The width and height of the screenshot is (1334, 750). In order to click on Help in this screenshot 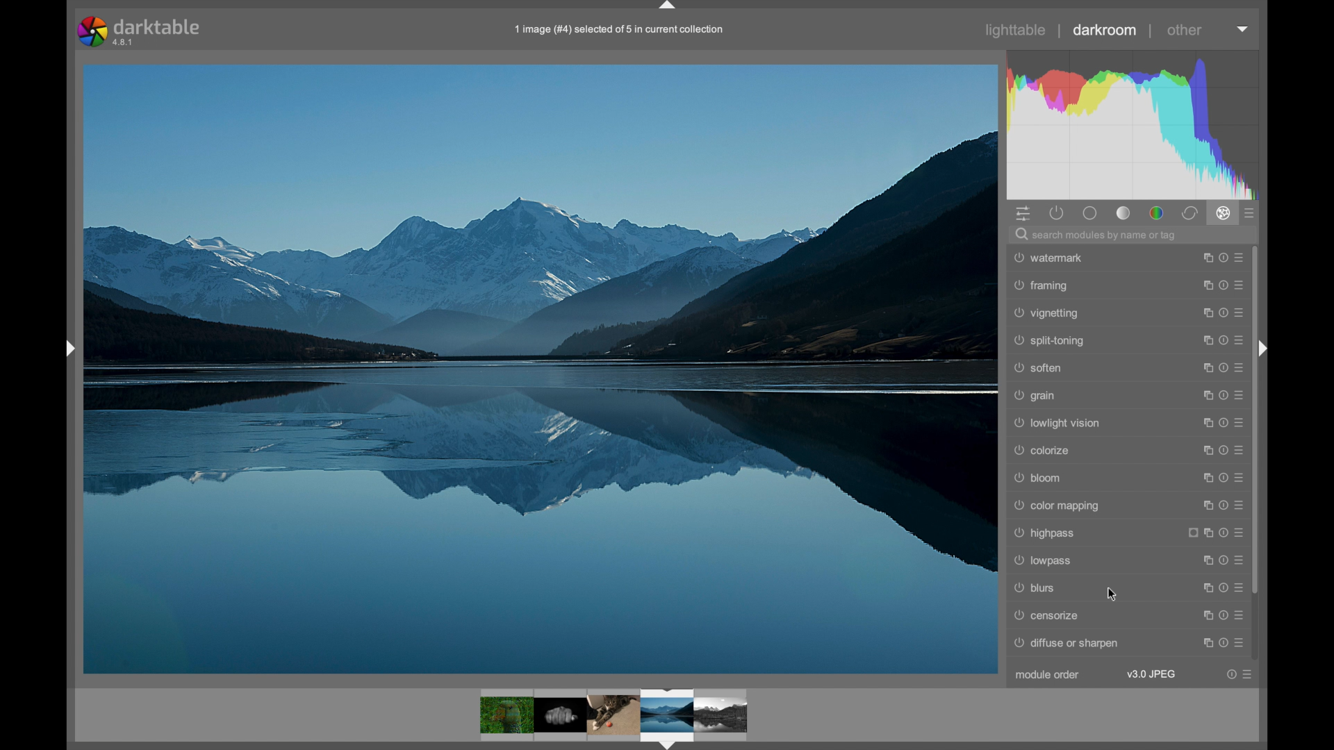, I will do `click(1220, 587)`.